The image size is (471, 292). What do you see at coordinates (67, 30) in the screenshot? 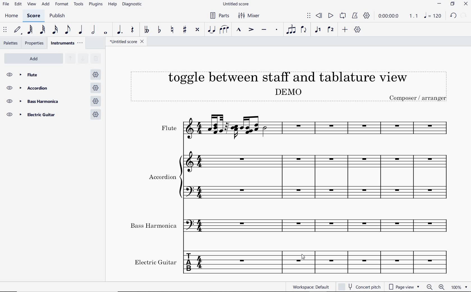
I see `eighth note` at bounding box center [67, 30].